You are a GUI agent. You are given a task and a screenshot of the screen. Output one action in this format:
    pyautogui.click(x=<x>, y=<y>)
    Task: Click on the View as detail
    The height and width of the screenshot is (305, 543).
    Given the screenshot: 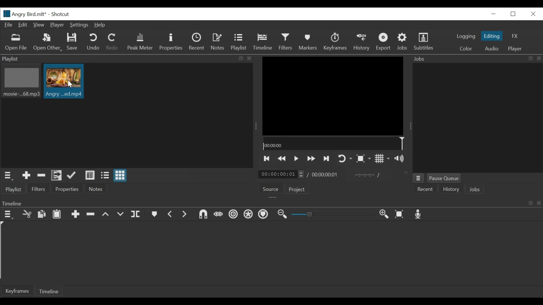 What is the action you would take?
    pyautogui.click(x=90, y=175)
    